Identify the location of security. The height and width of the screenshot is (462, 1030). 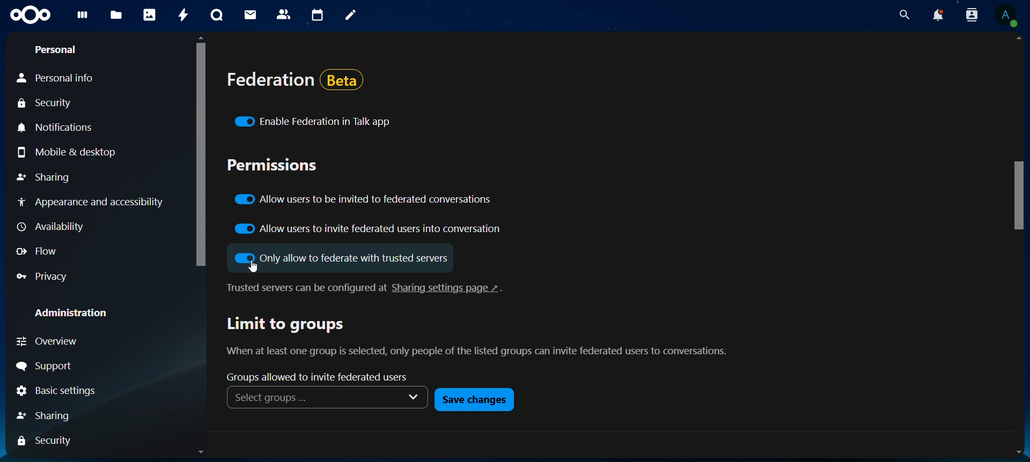
(45, 444).